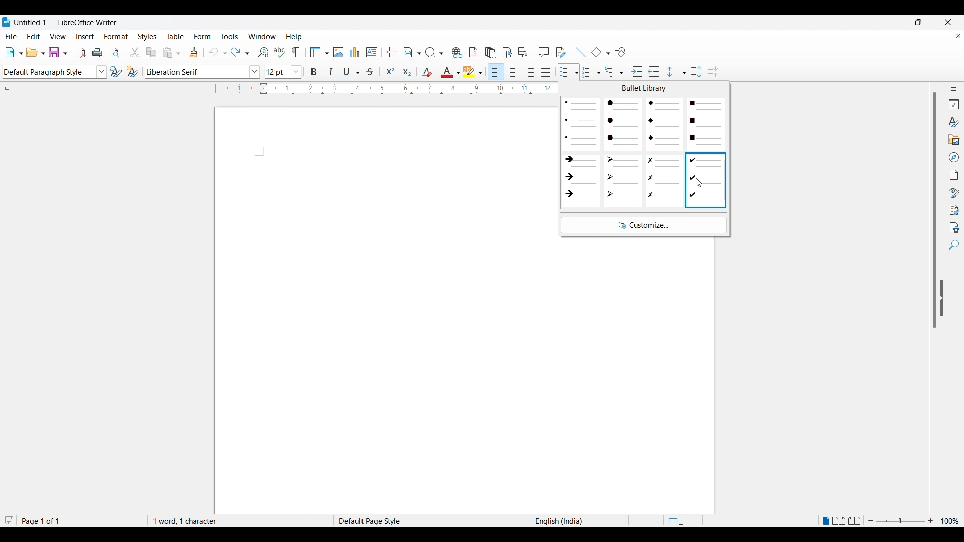 The height and width of the screenshot is (542, 964). I want to click on Increase line spacing, so click(695, 70).